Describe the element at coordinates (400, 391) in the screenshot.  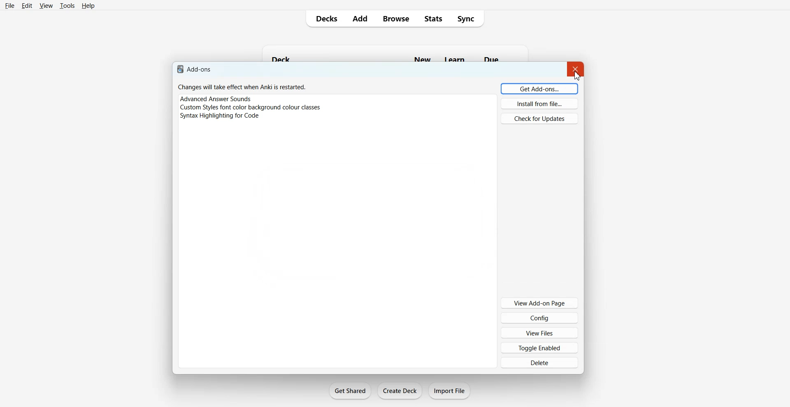
I see `Create Deck` at that location.